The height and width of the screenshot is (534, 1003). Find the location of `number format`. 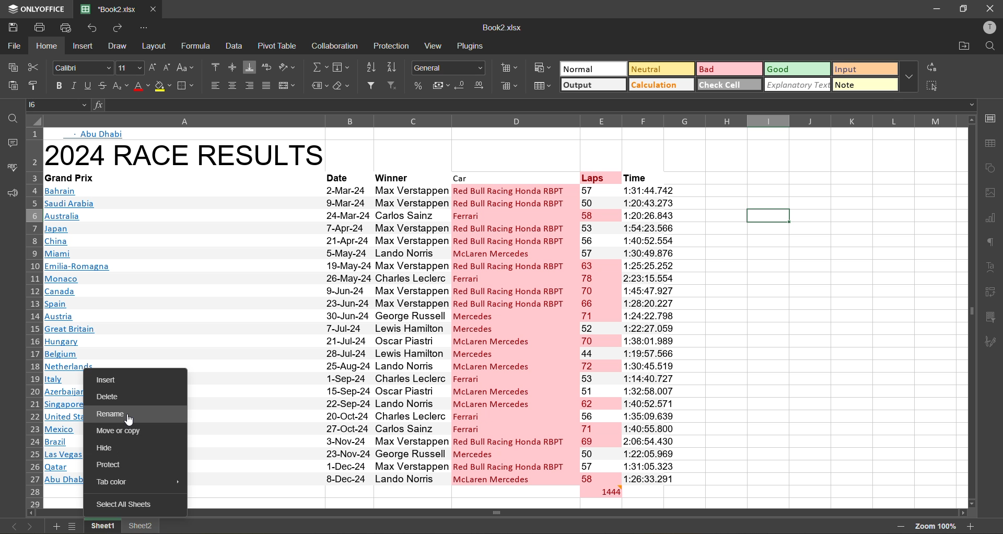

number format is located at coordinates (449, 67).